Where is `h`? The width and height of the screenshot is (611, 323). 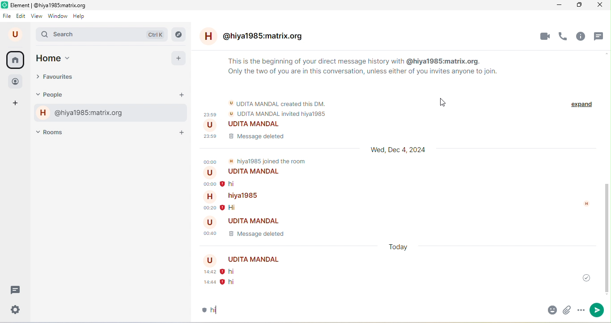 h is located at coordinates (584, 204).